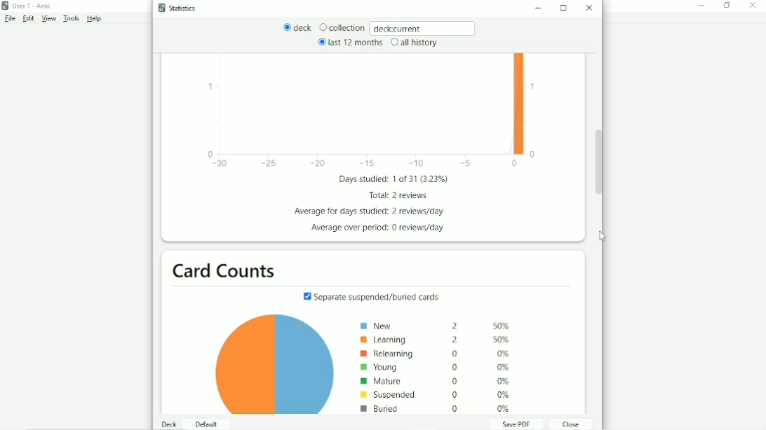 The width and height of the screenshot is (766, 430). Describe the element at coordinates (72, 19) in the screenshot. I see `Tools` at that location.